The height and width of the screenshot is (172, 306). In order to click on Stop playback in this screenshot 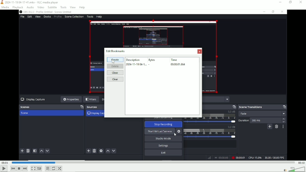, I will do `click(19, 168)`.